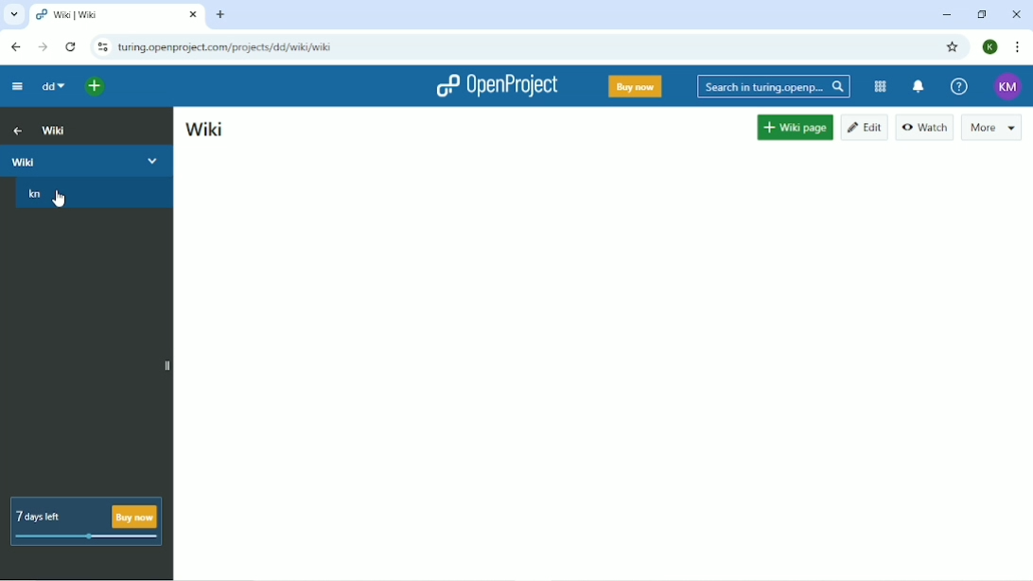 The width and height of the screenshot is (1033, 581). Describe the element at coordinates (59, 200) in the screenshot. I see `cursor` at that location.